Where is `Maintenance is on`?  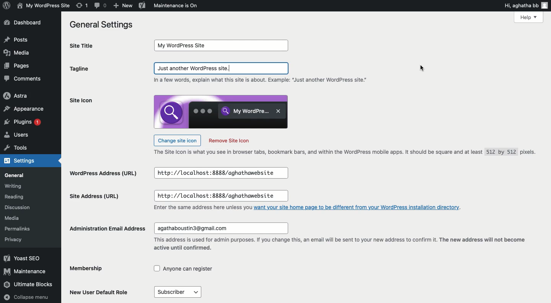 Maintenance is on is located at coordinates (176, 5).